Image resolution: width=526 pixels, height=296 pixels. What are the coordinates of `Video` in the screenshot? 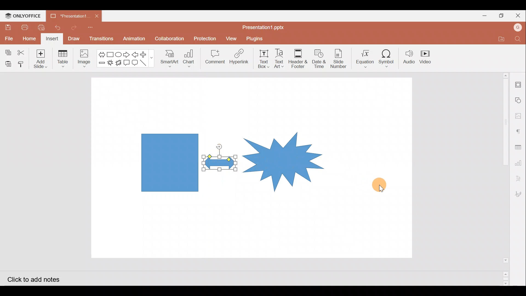 It's located at (429, 58).